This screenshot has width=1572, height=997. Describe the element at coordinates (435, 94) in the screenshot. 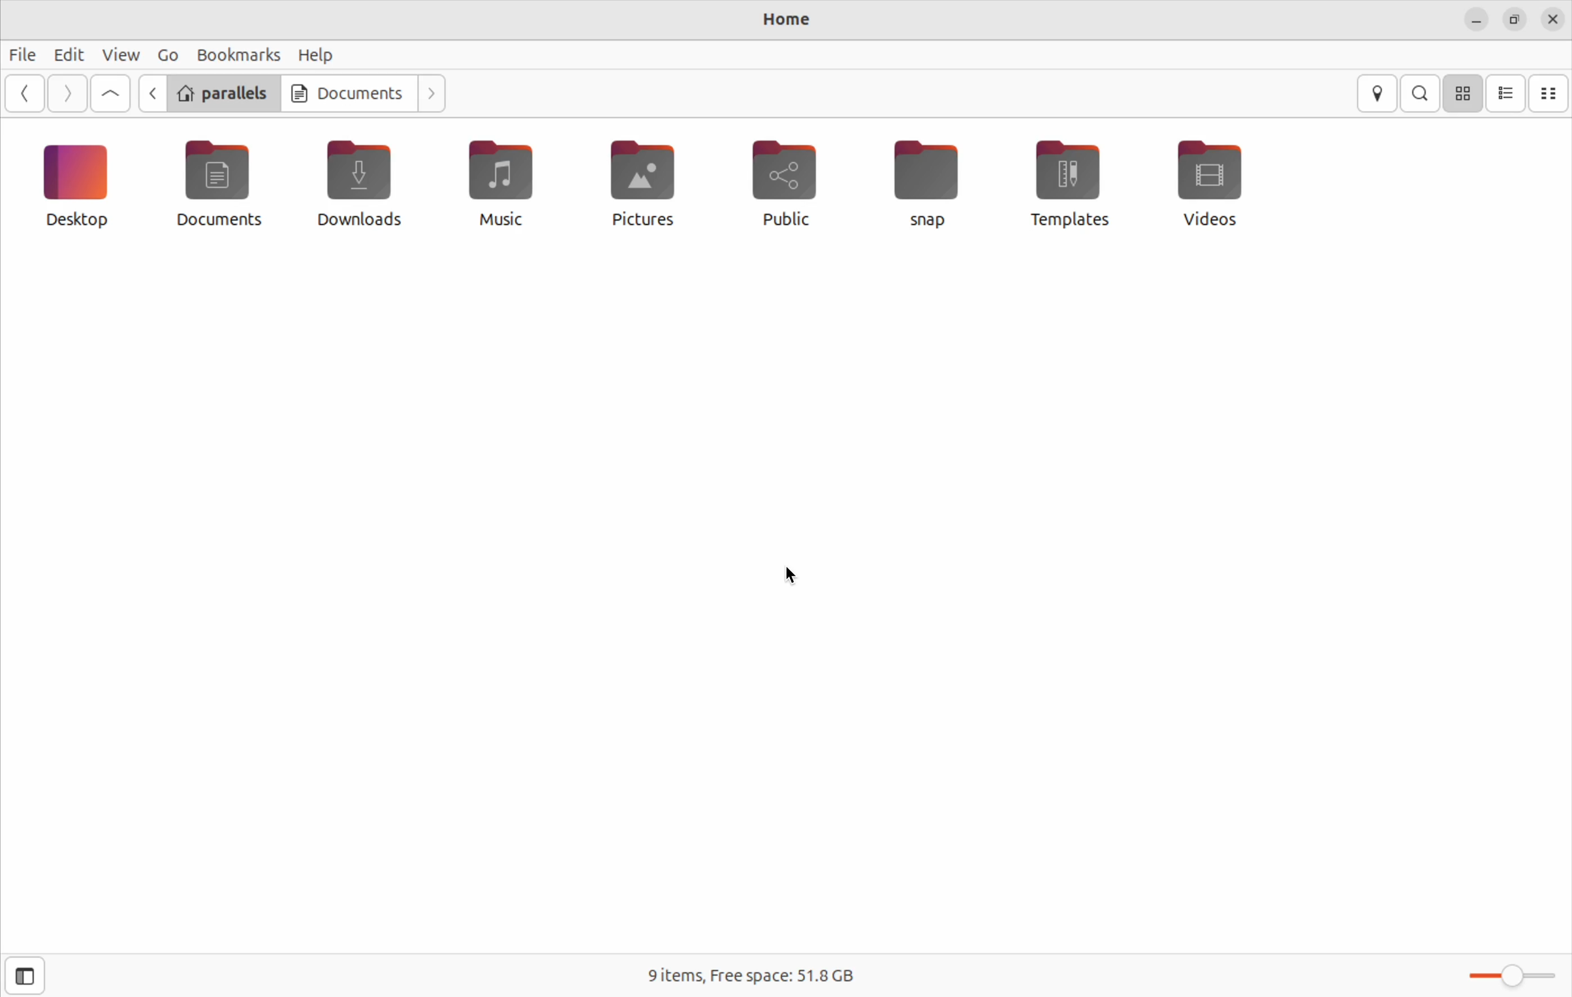

I see `forward` at that location.